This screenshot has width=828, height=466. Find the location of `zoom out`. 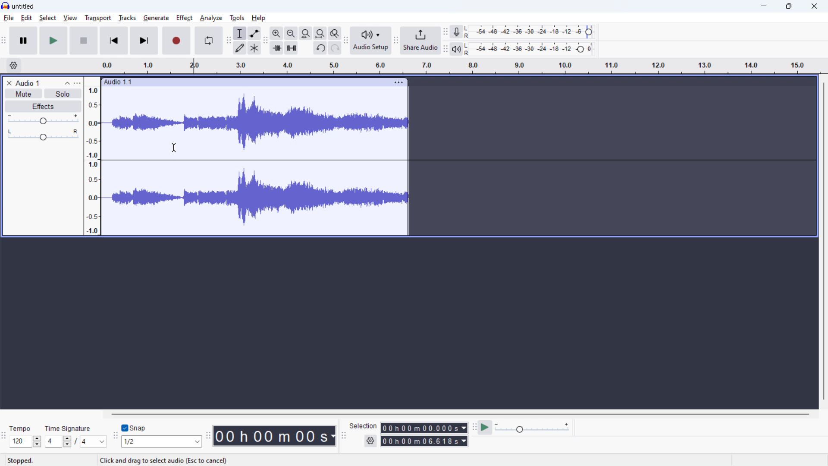

zoom out is located at coordinates (291, 33).